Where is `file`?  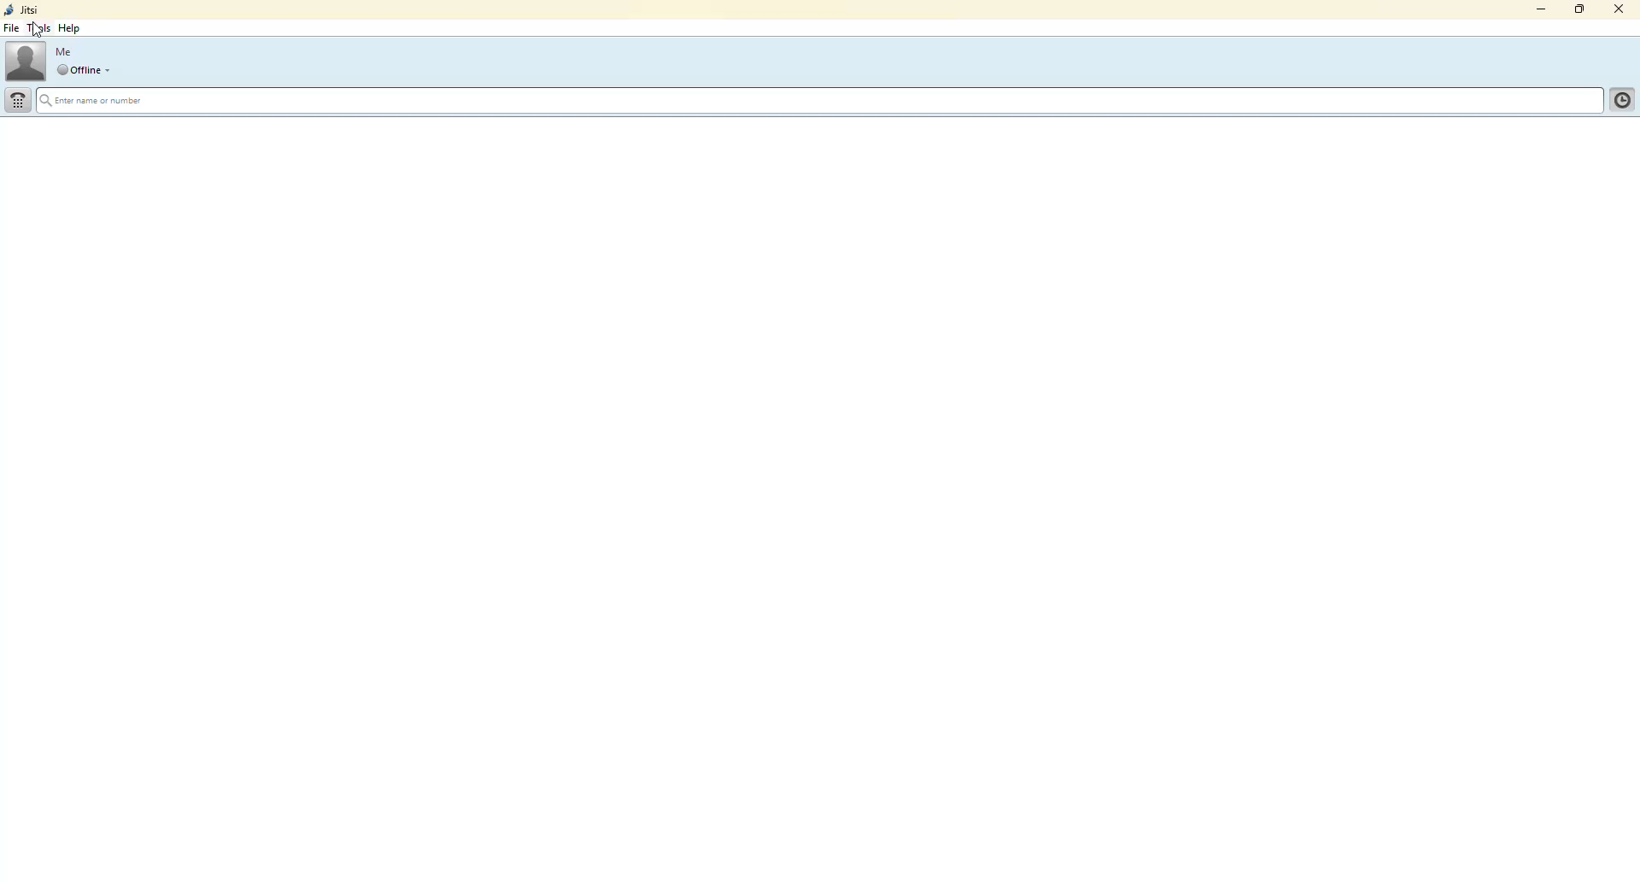
file is located at coordinates (15, 29).